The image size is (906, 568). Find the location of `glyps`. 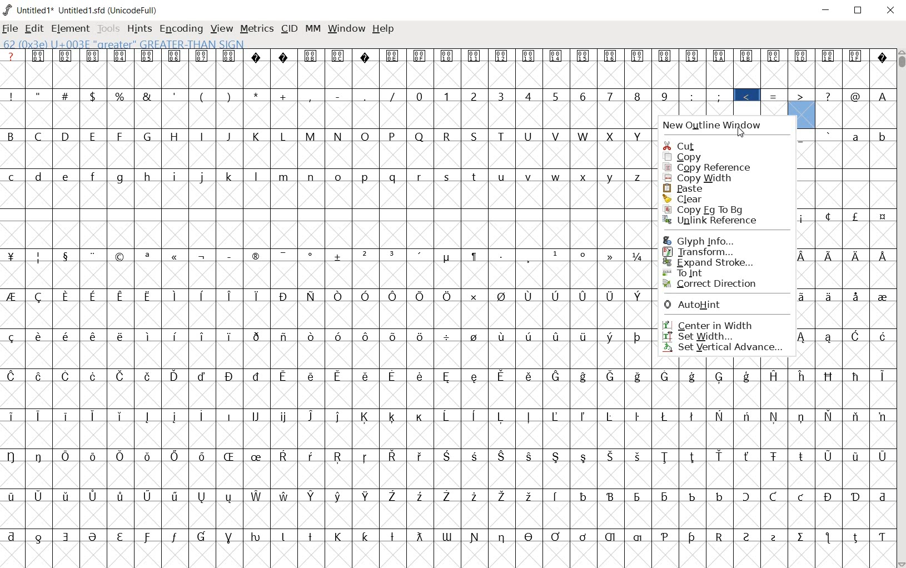

glyps is located at coordinates (776, 83).